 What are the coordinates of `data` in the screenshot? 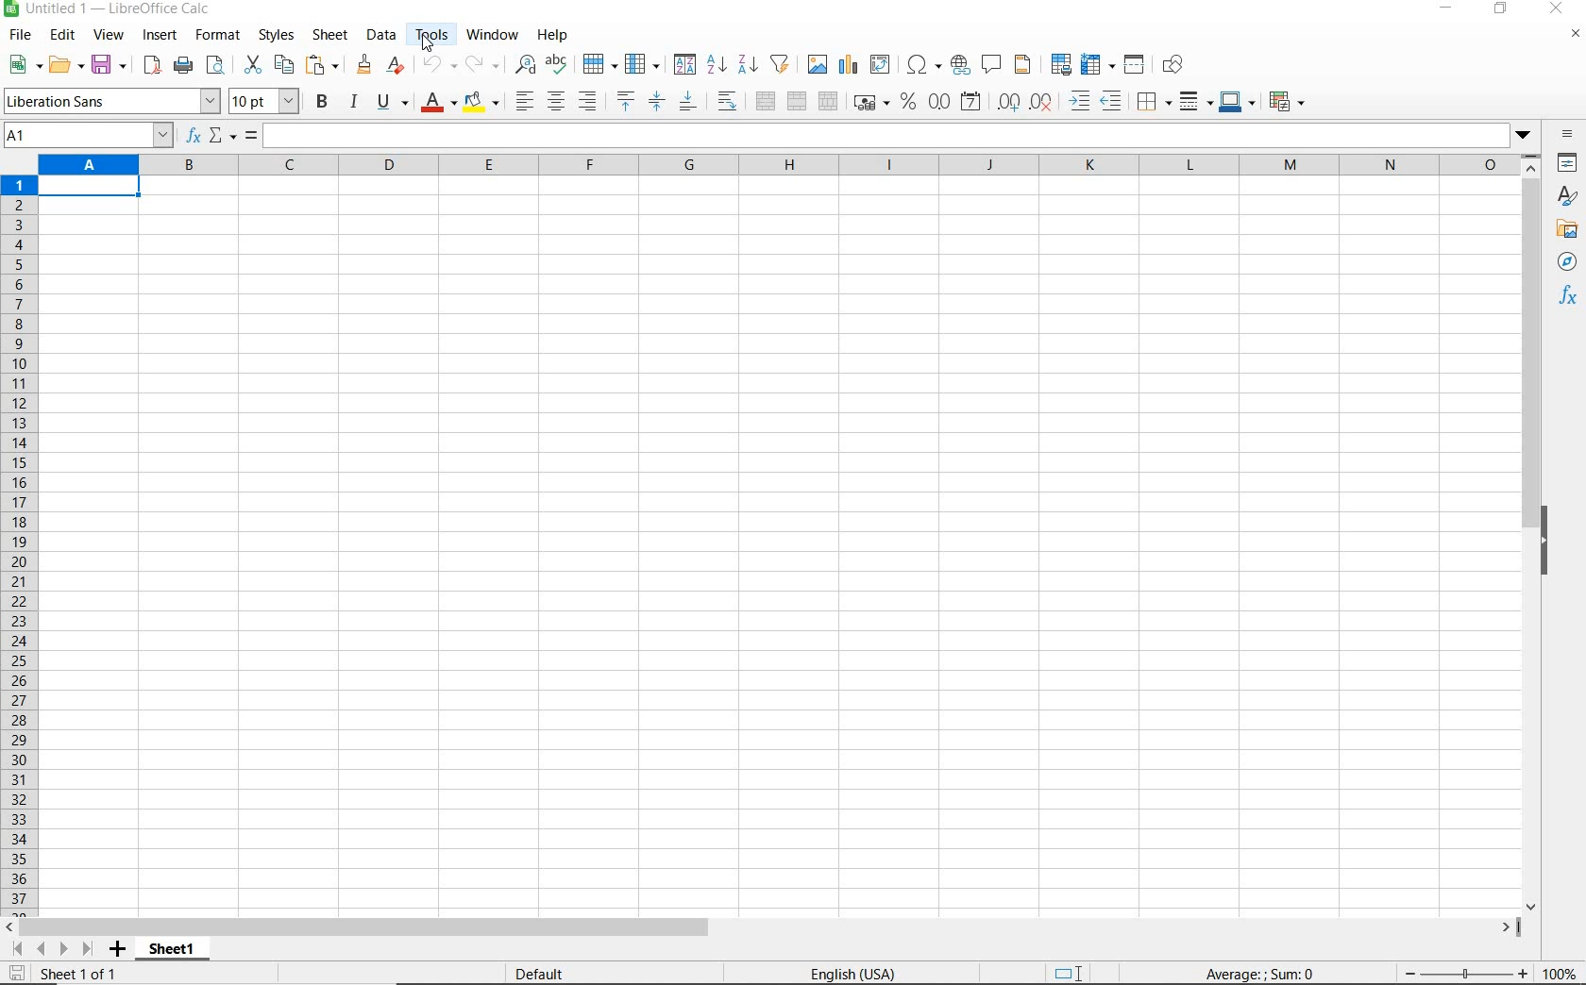 It's located at (380, 35).